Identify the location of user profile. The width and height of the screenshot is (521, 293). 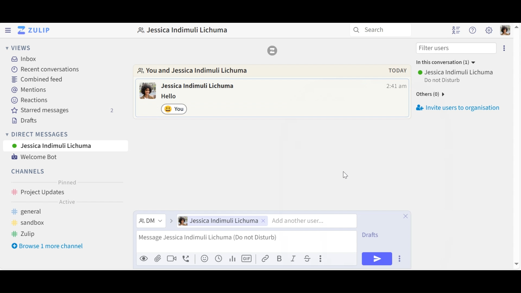
(148, 92).